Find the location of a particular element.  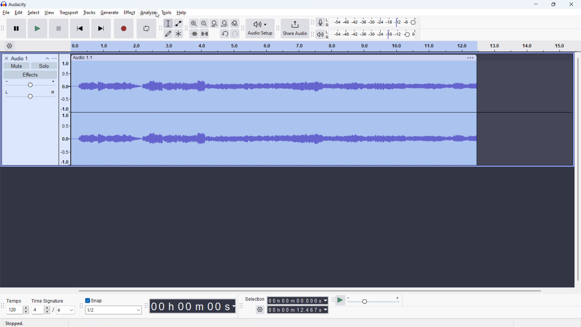

undo is located at coordinates (225, 34).